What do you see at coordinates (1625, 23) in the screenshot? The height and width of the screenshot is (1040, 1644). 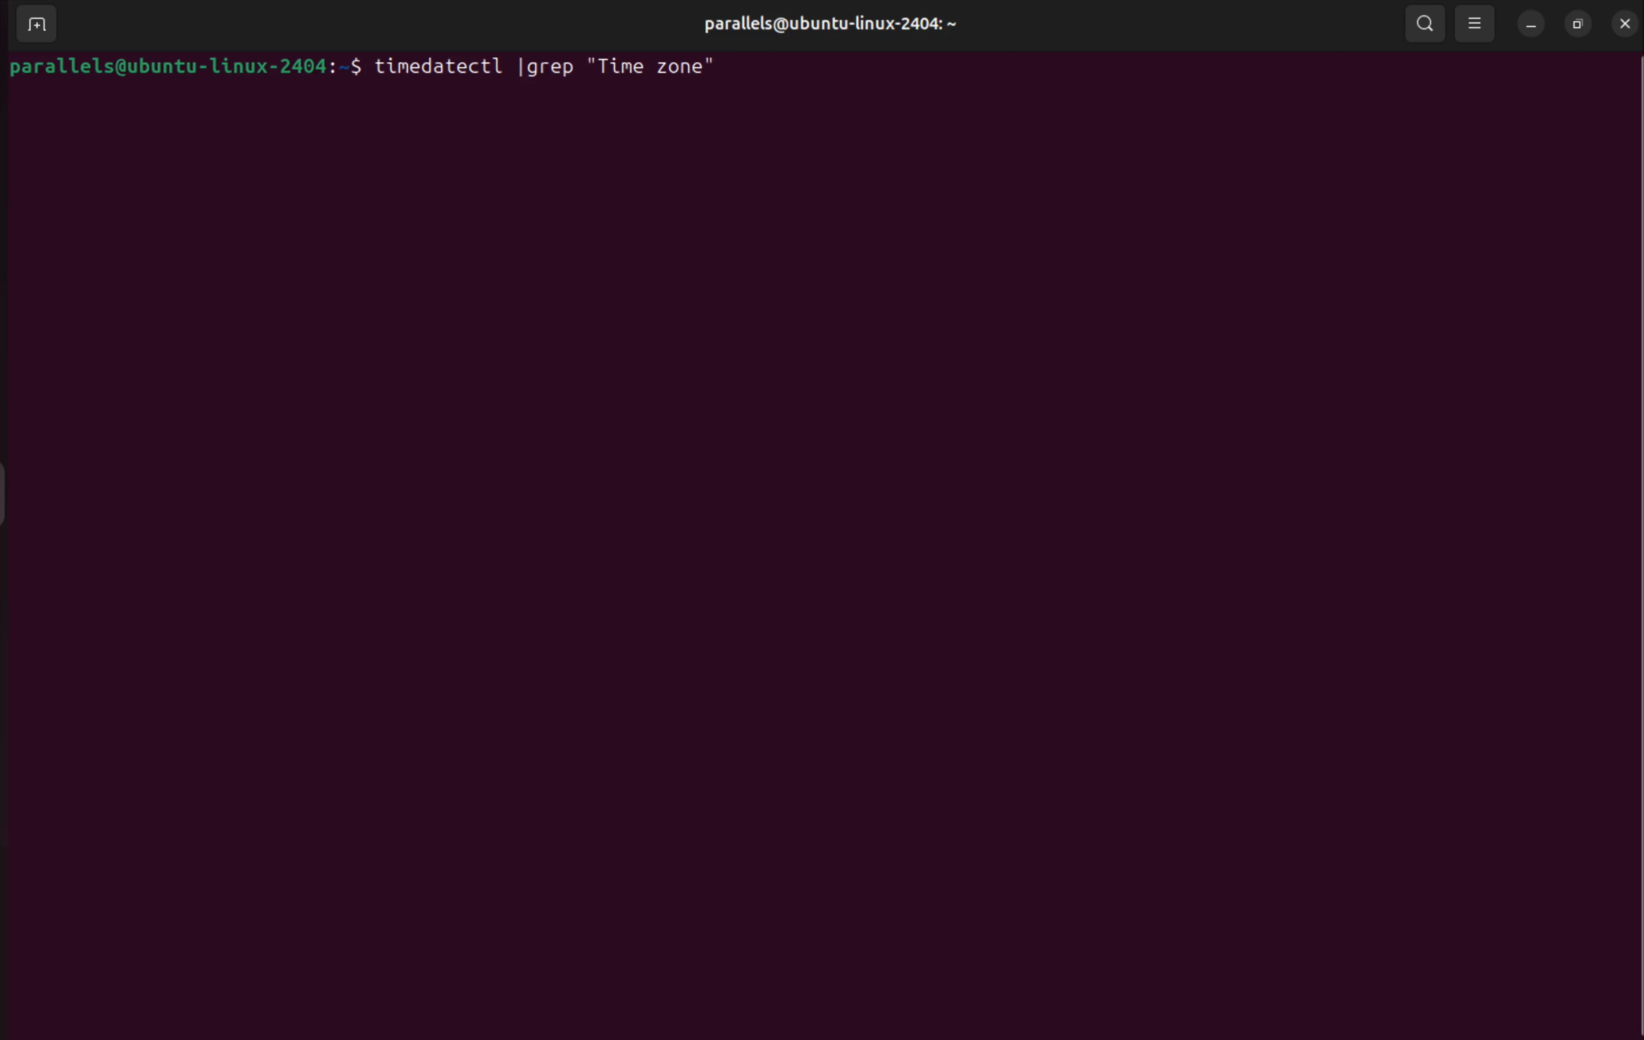 I see `close` at bounding box center [1625, 23].